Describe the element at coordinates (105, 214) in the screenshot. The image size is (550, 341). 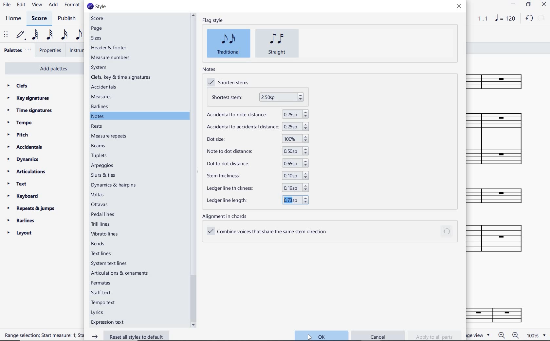
I see `pedal lines` at that location.